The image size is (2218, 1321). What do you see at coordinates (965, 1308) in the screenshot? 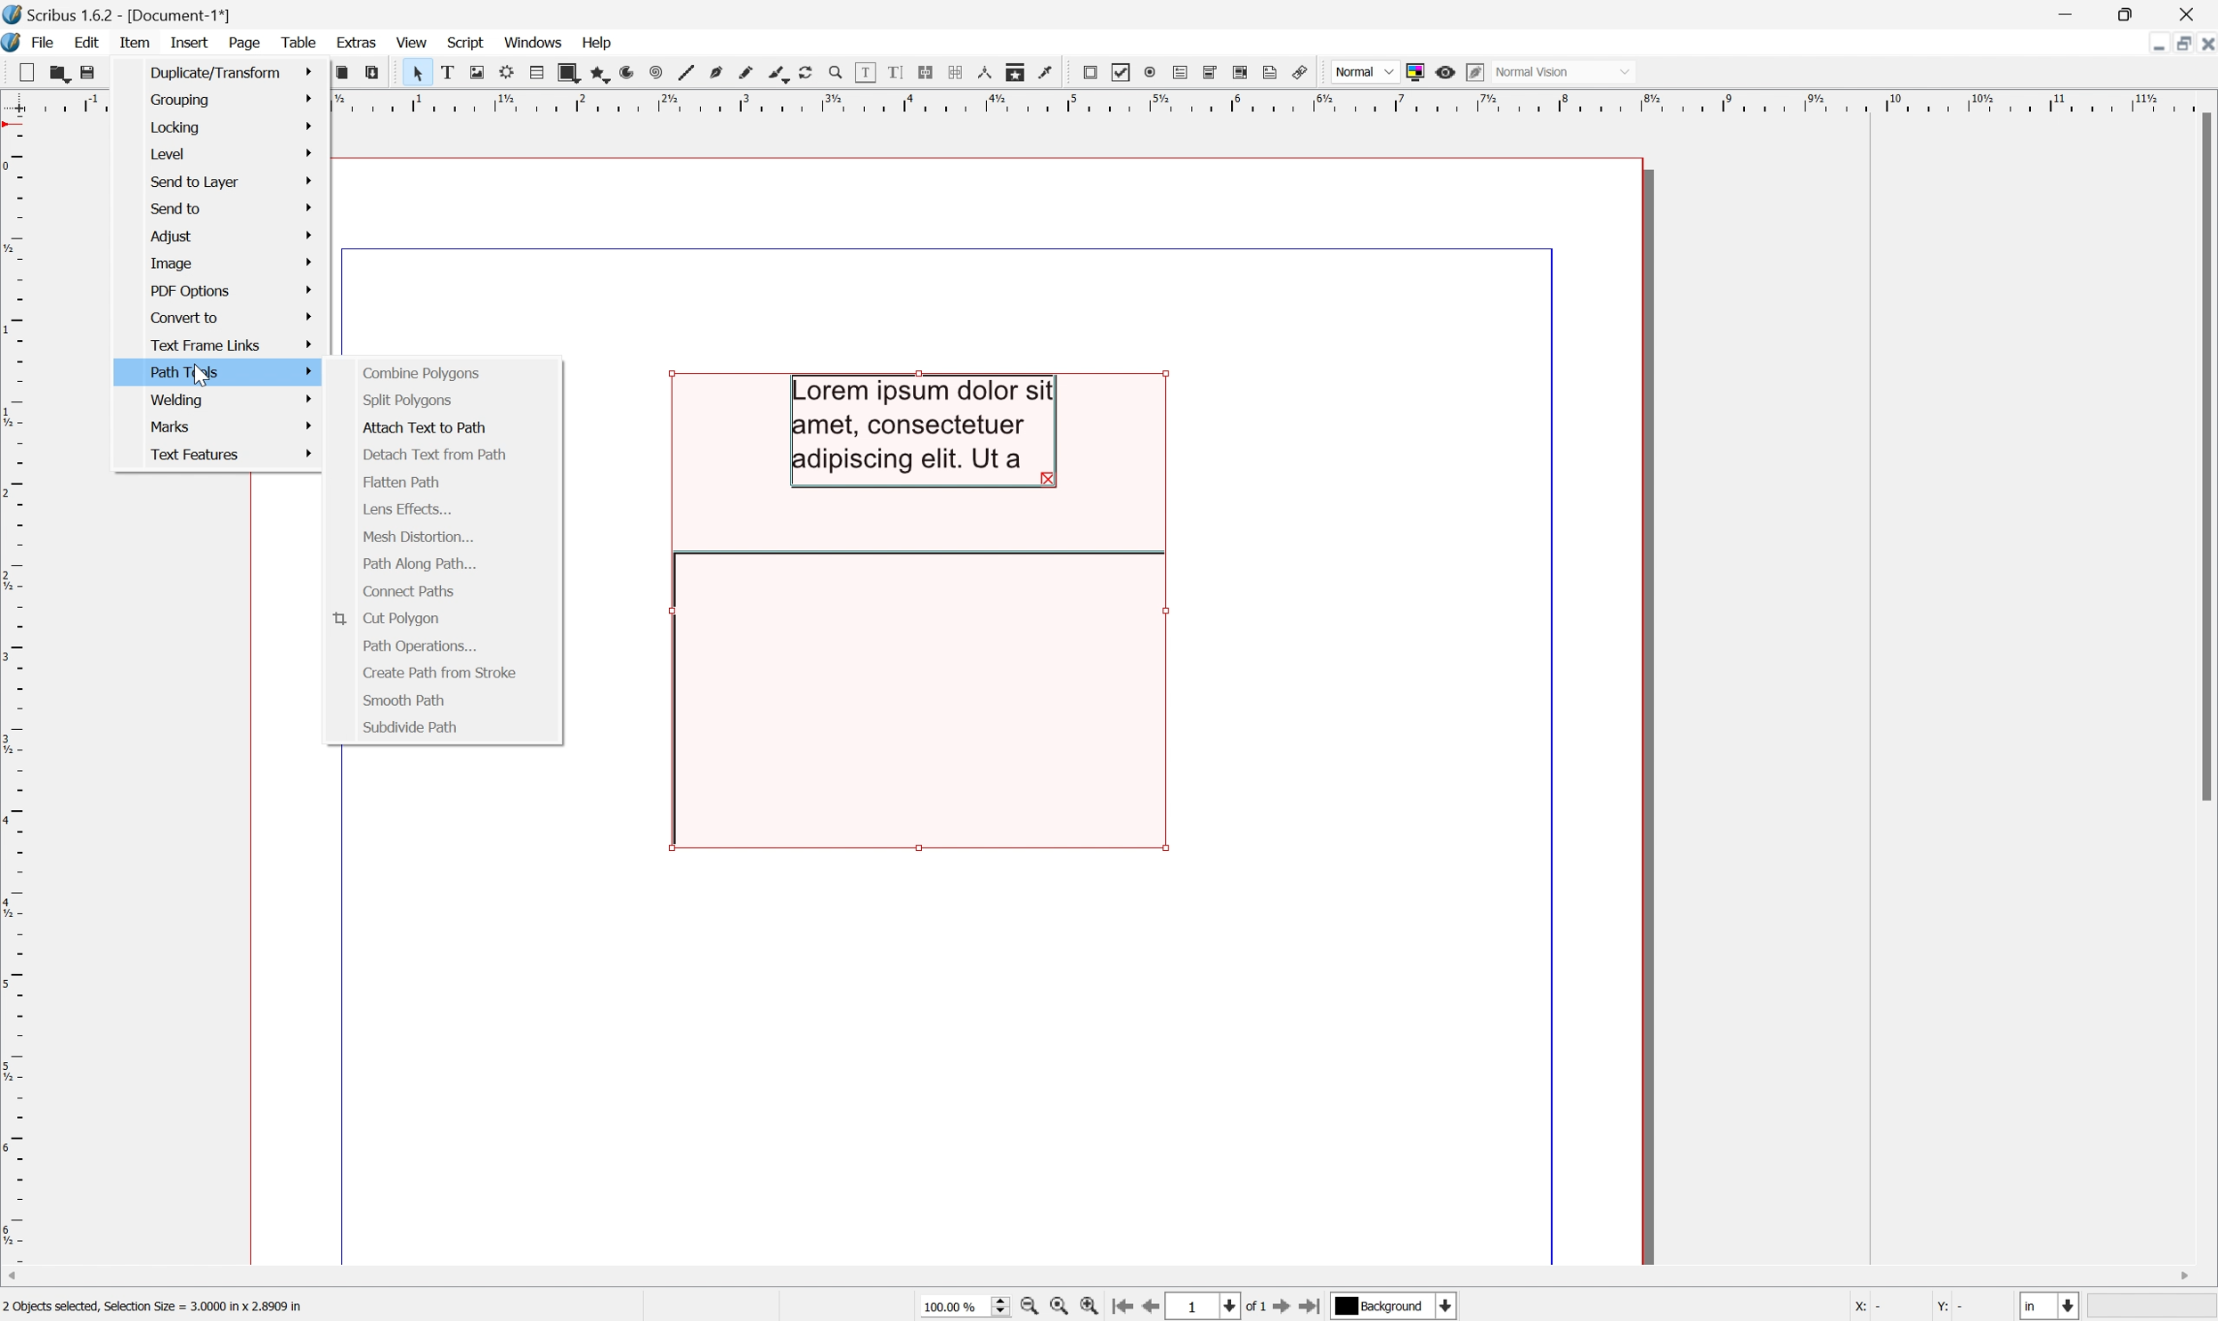
I see `Current zoom level` at bounding box center [965, 1308].